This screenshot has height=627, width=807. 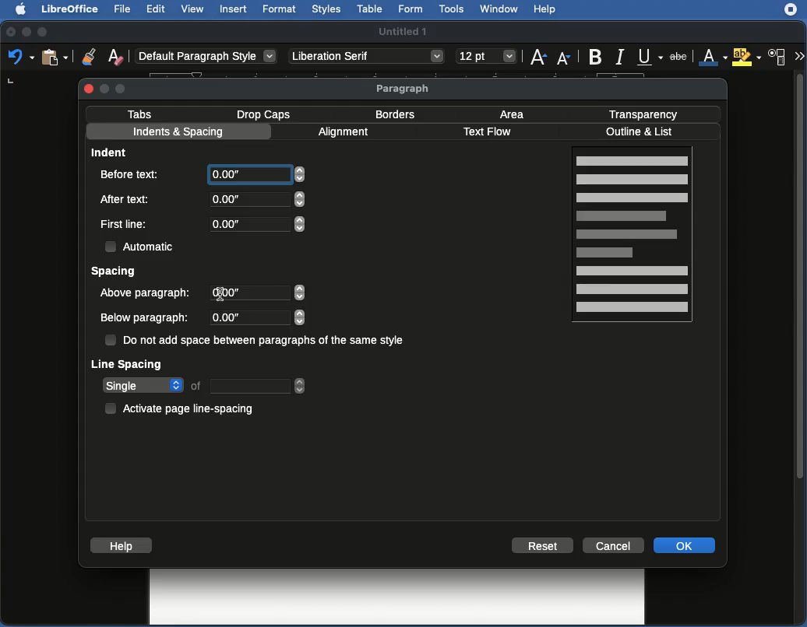 I want to click on Liberation Serif, so click(x=366, y=57).